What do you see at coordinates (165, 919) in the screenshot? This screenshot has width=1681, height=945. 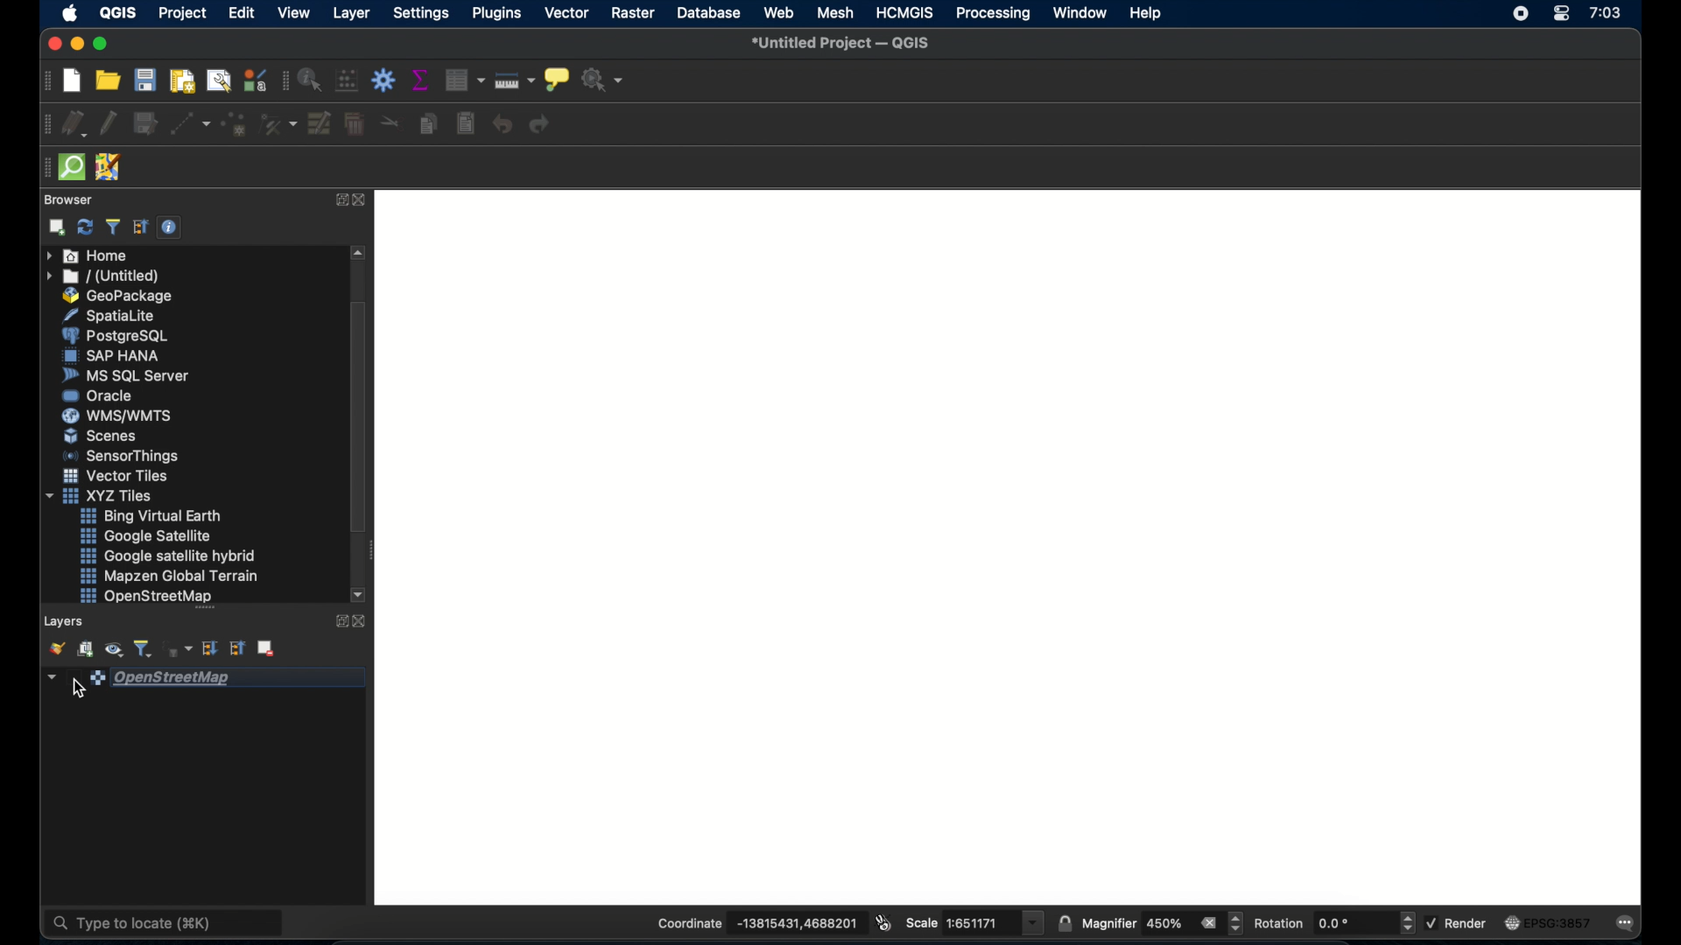 I see `type to locate` at bounding box center [165, 919].